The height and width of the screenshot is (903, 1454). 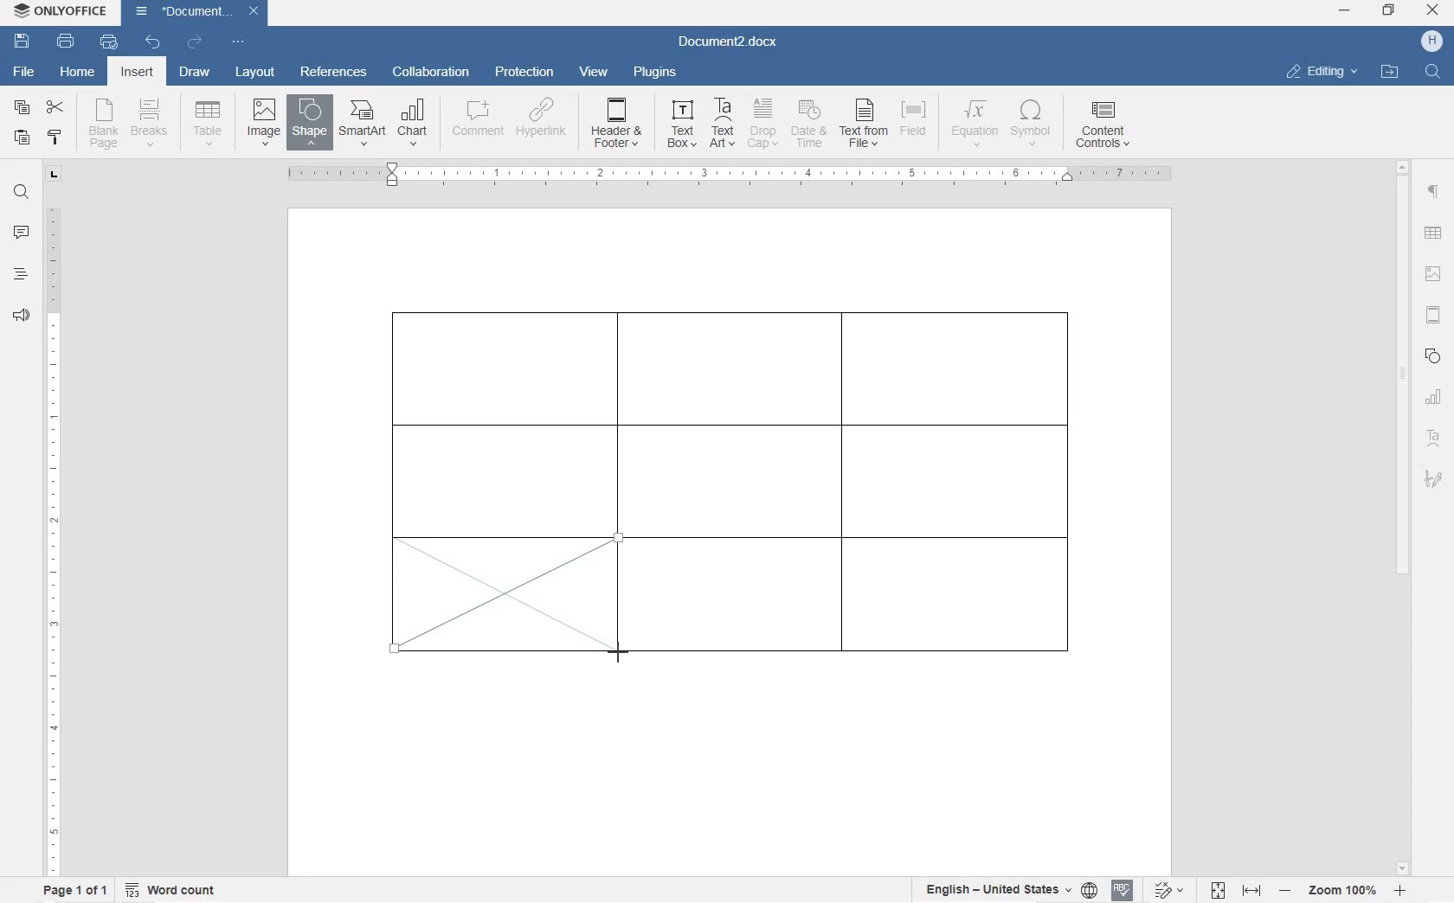 What do you see at coordinates (975, 124) in the screenshot?
I see `EQUATION` at bounding box center [975, 124].